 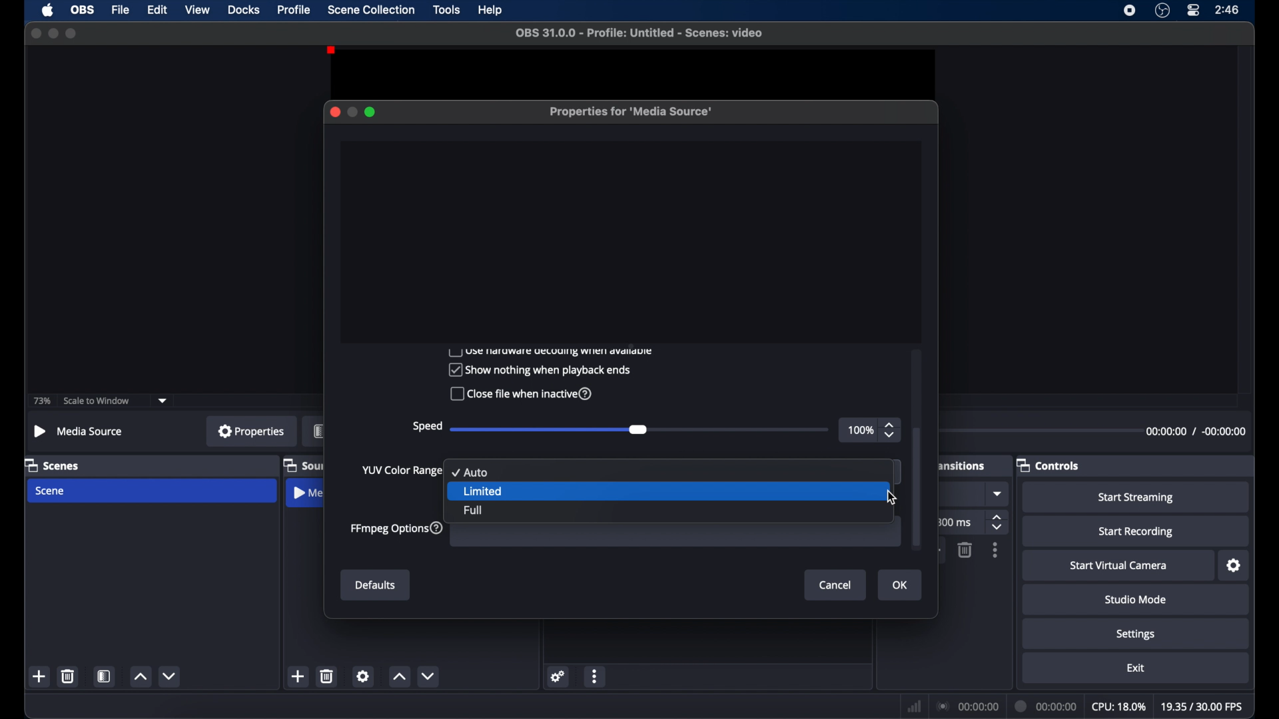 What do you see at coordinates (251, 431) in the screenshot?
I see `properties` at bounding box center [251, 431].